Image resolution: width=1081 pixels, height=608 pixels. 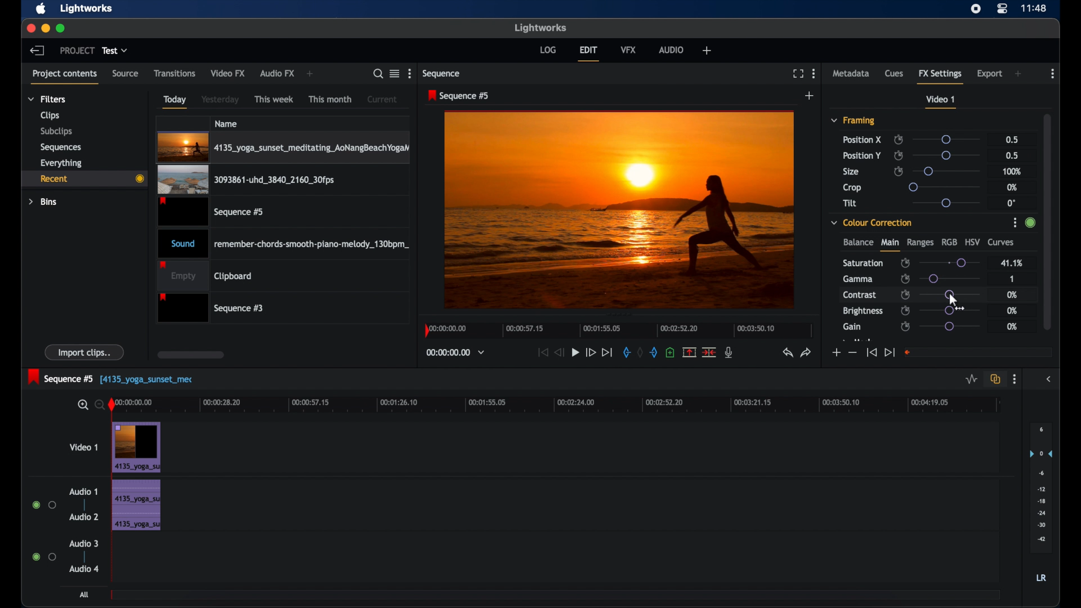 What do you see at coordinates (709, 352) in the screenshot?
I see `cut` at bounding box center [709, 352].